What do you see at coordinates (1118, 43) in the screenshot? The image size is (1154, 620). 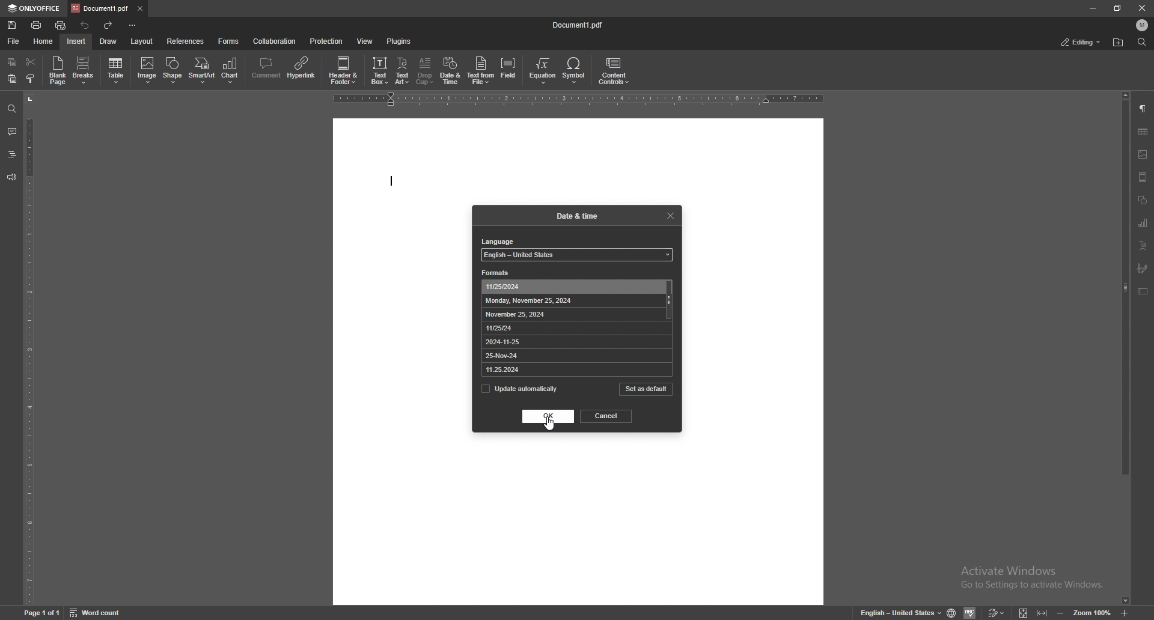 I see `find in folder` at bounding box center [1118, 43].